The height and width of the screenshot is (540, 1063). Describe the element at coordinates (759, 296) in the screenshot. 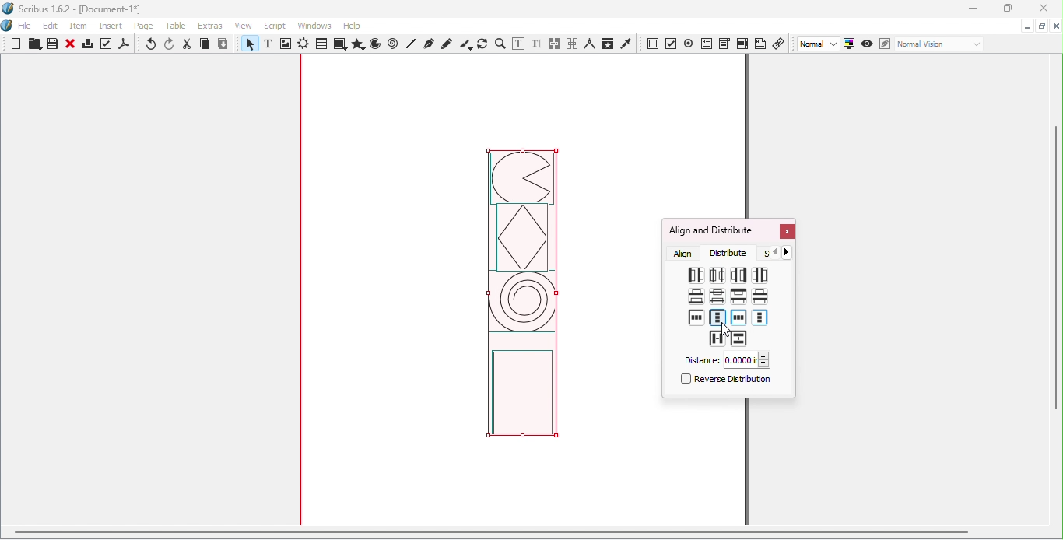

I see `Make vertical gaps between items equal` at that location.